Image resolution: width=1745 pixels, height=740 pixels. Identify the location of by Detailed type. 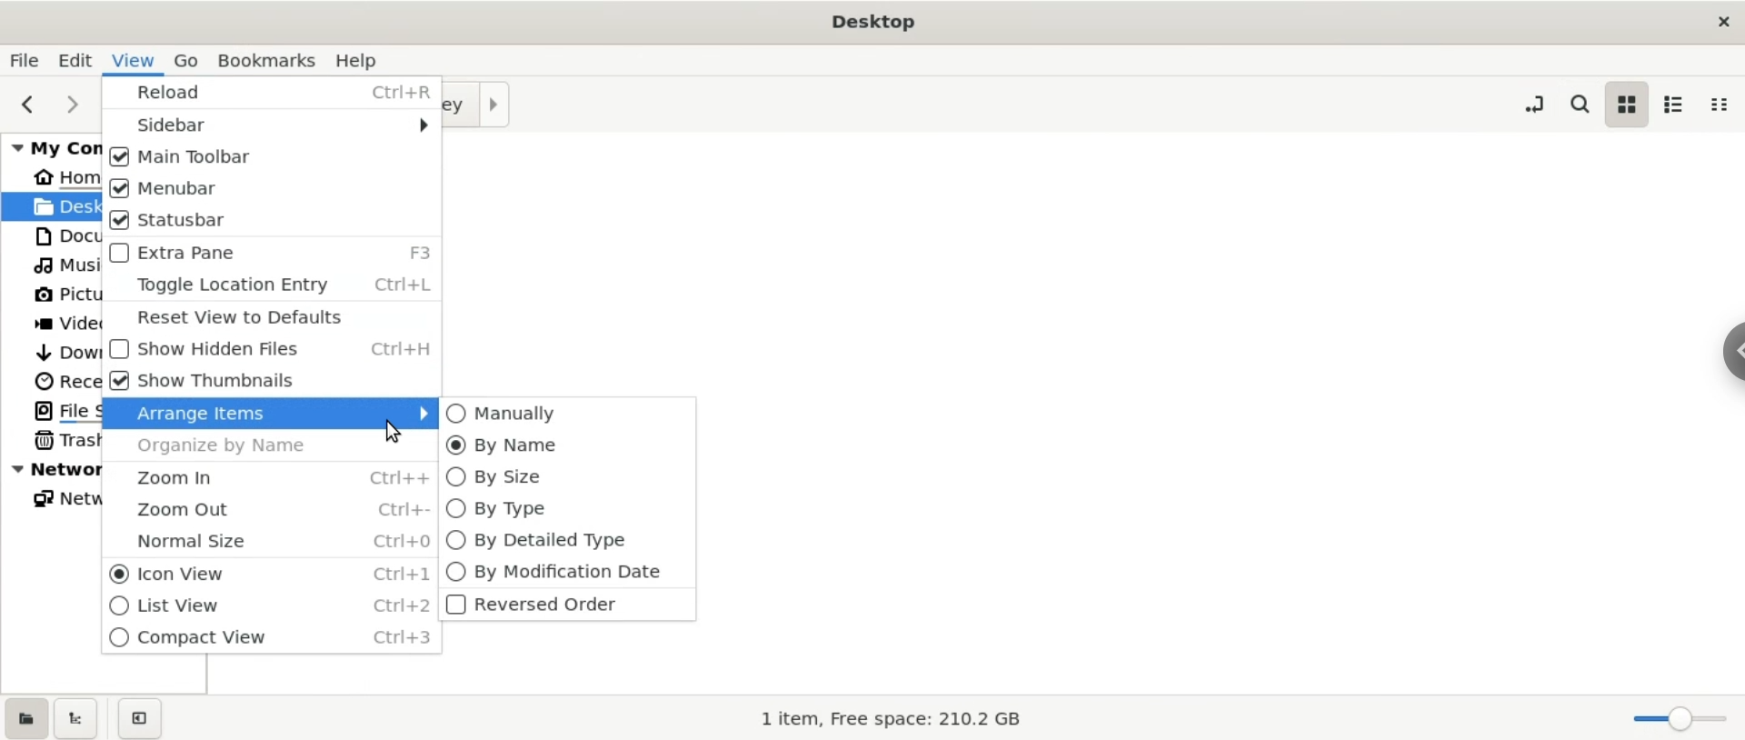
(567, 544).